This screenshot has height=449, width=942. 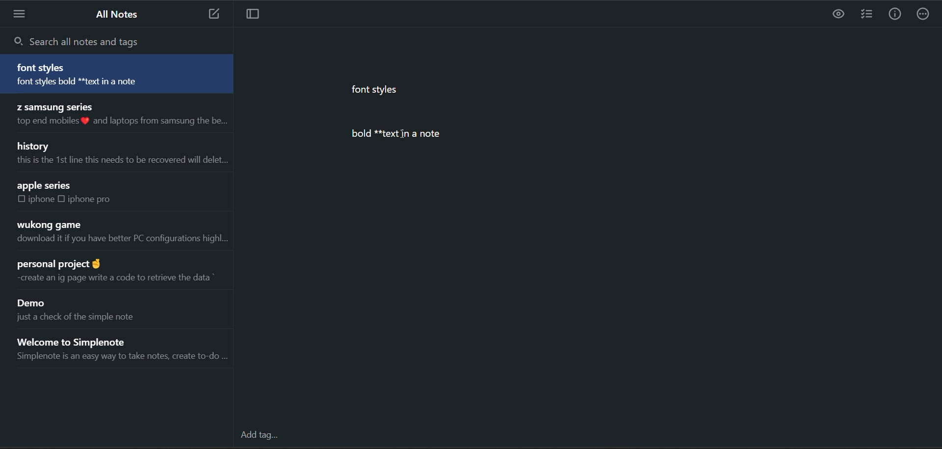 What do you see at coordinates (57, 261) in the screenshot?
I see `personal project @` at bounding box center [57, 261].